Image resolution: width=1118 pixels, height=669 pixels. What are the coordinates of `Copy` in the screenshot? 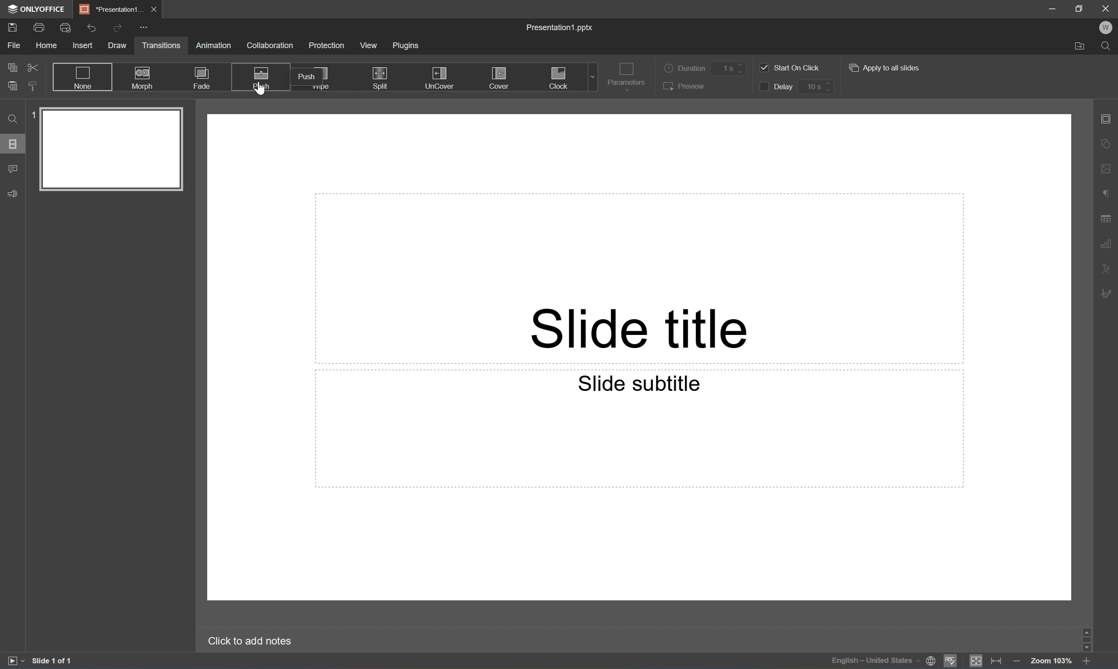 It's located at (12, 66).